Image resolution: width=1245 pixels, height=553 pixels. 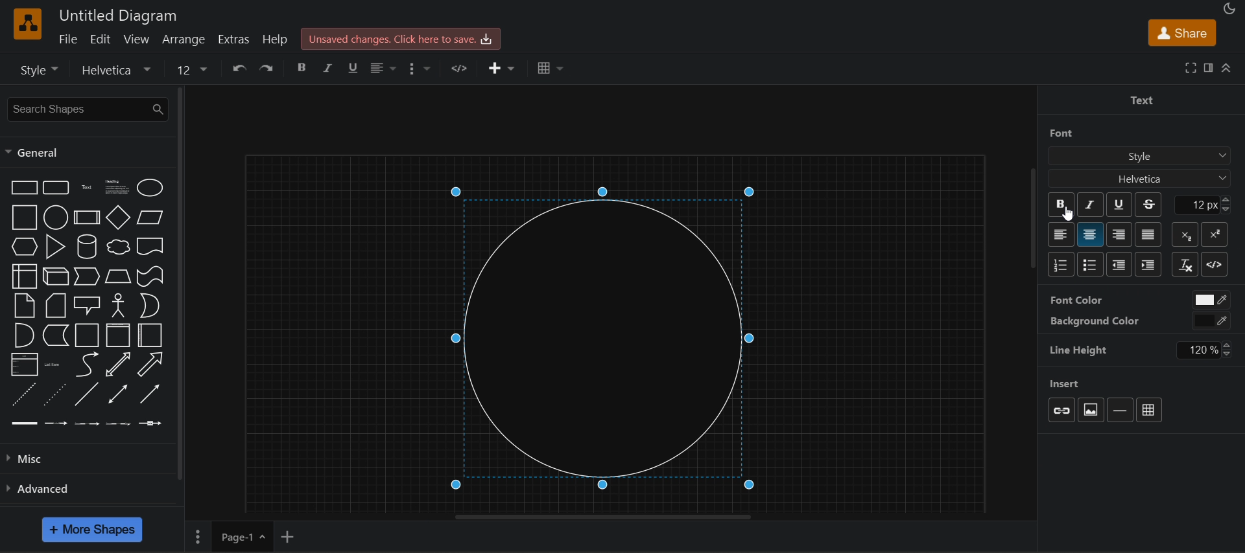 I want to click on white color, so click(x=1211, y=299).